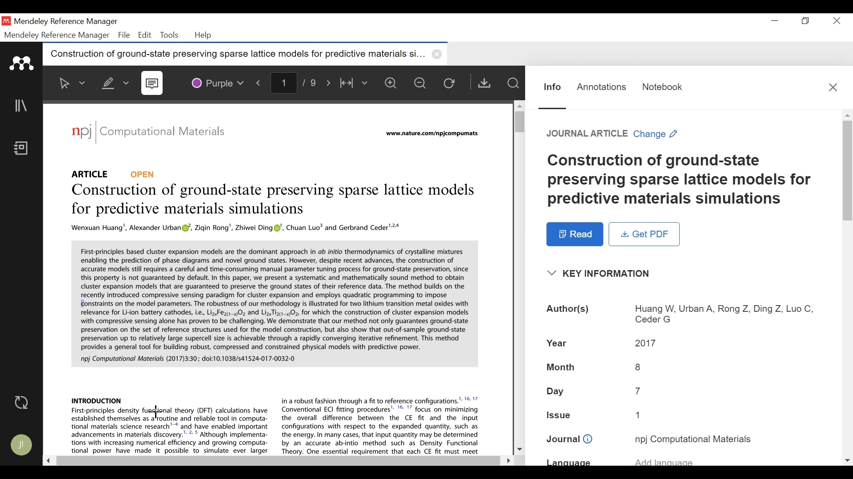 This screenshot has width=853, height=479. Describe the element at coordinates (848, 171) in the screenshot. I see `Vertical Scroll bar` at that location.